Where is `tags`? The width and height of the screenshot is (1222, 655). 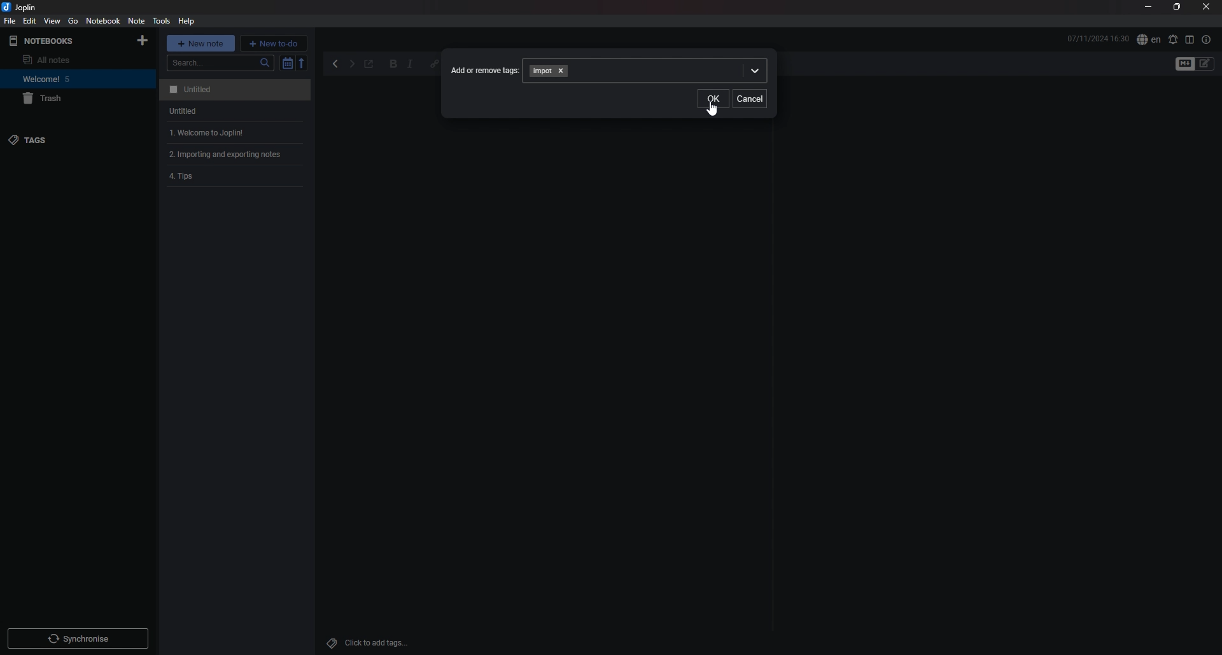
tags is located at coordinates (62, 139).